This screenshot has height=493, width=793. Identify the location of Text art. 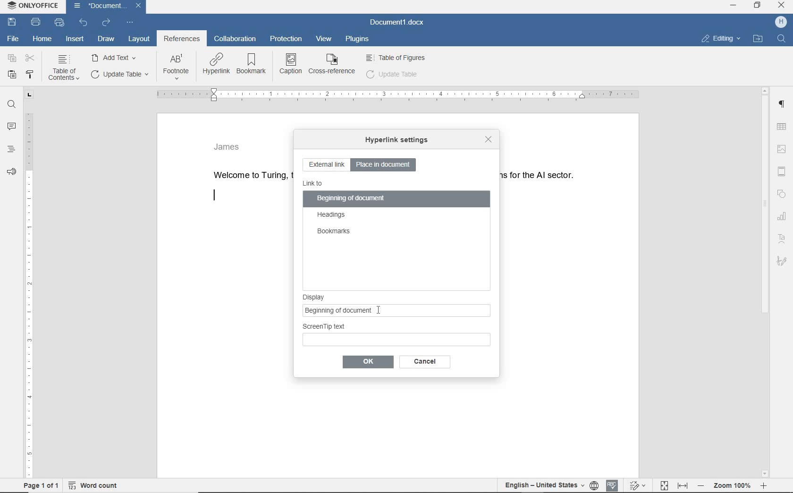
(784, 238).